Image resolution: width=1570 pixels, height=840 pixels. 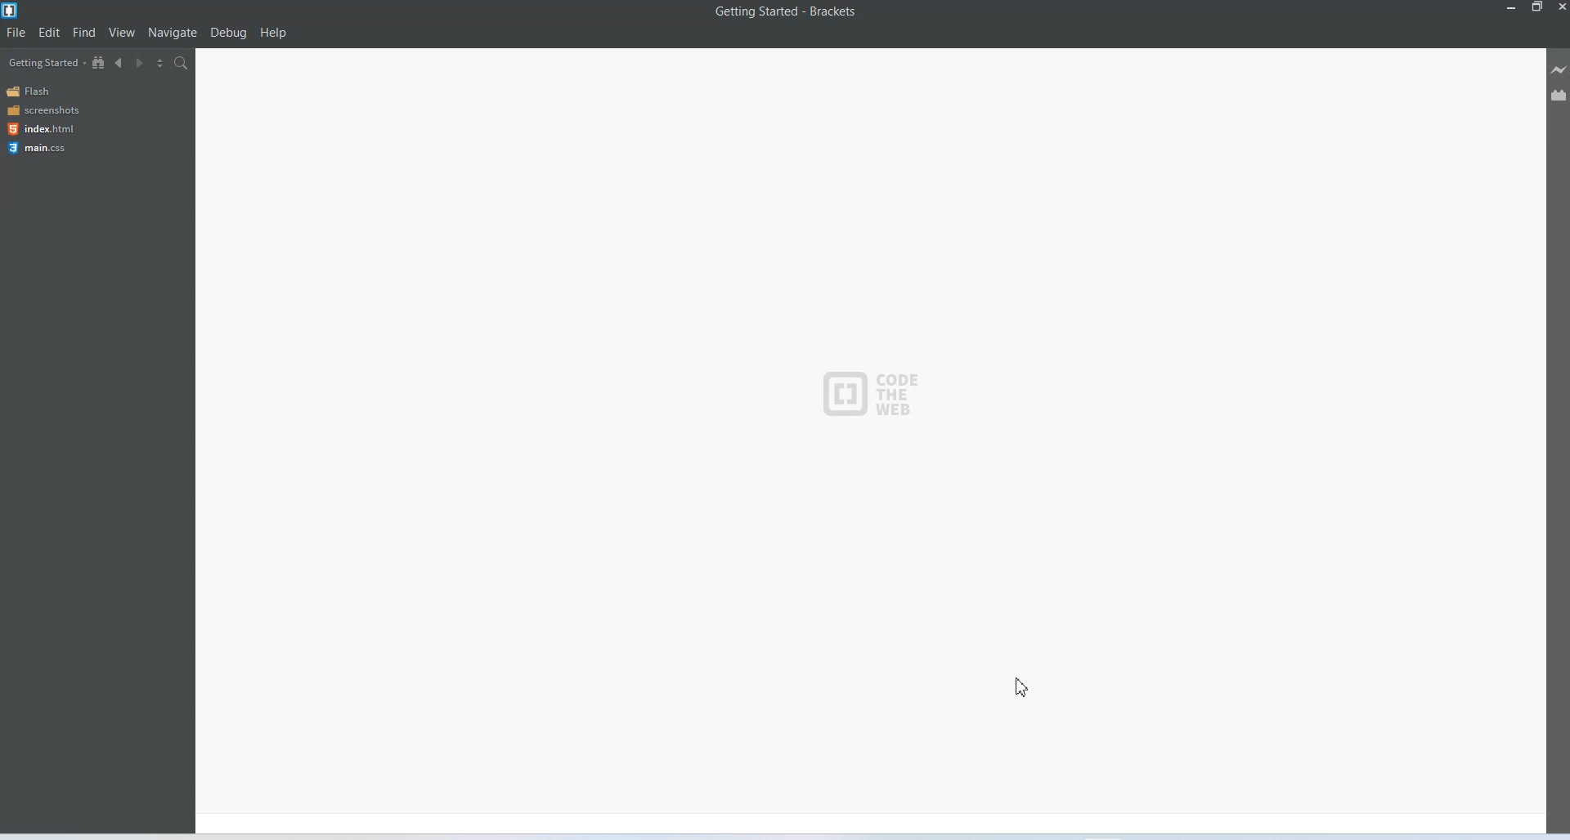 What do you see at coordinates (44, 62) in the screenshot?
I see `Getting Started` at bounding box center [44, 62].